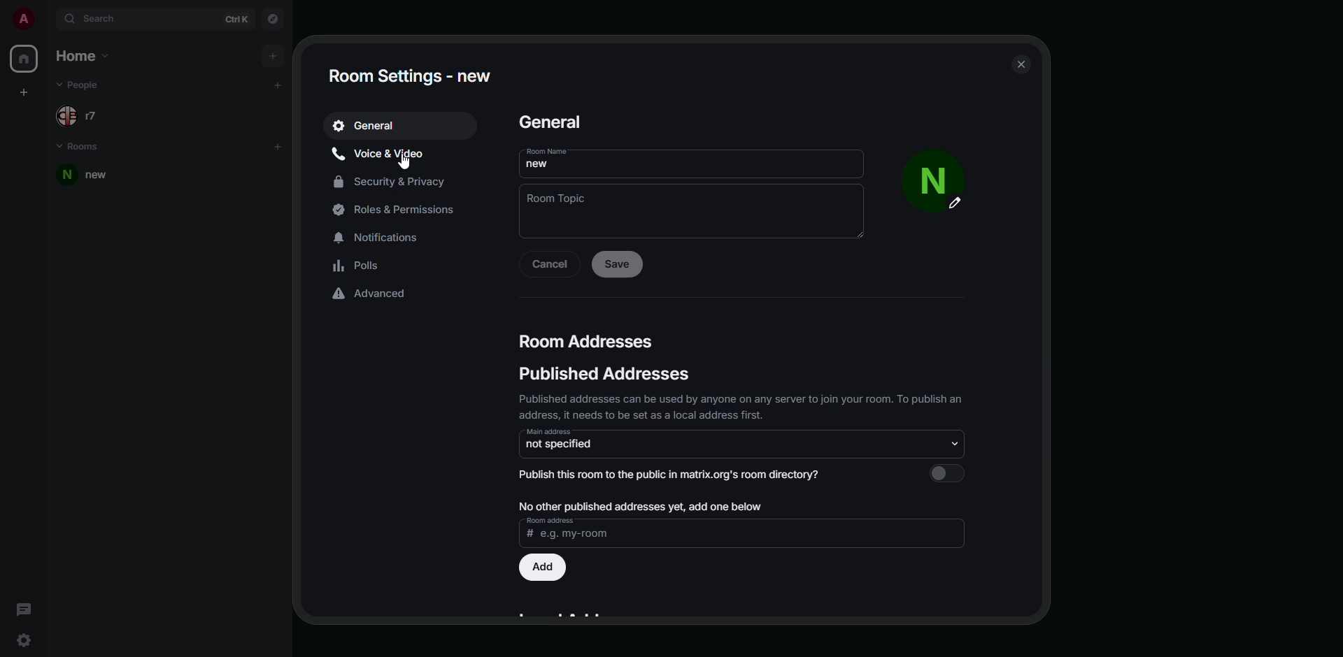 This screenshot has width=1343, height=657. What do you see at coordinates (281, 146) in the screenshot?
I see `add` at bounding box center [281, 146].